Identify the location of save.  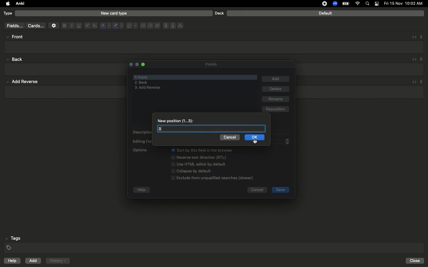
(281, 190).